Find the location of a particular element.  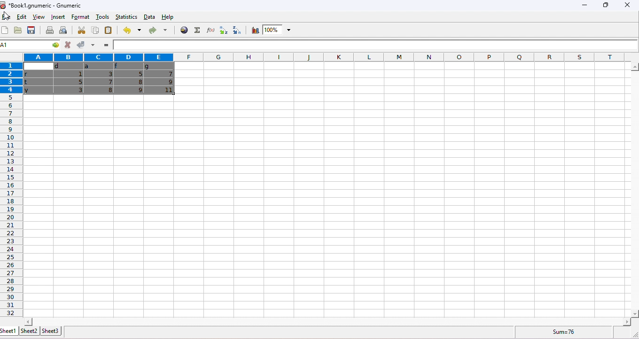

sort descending is located at coordinates (235, 30).